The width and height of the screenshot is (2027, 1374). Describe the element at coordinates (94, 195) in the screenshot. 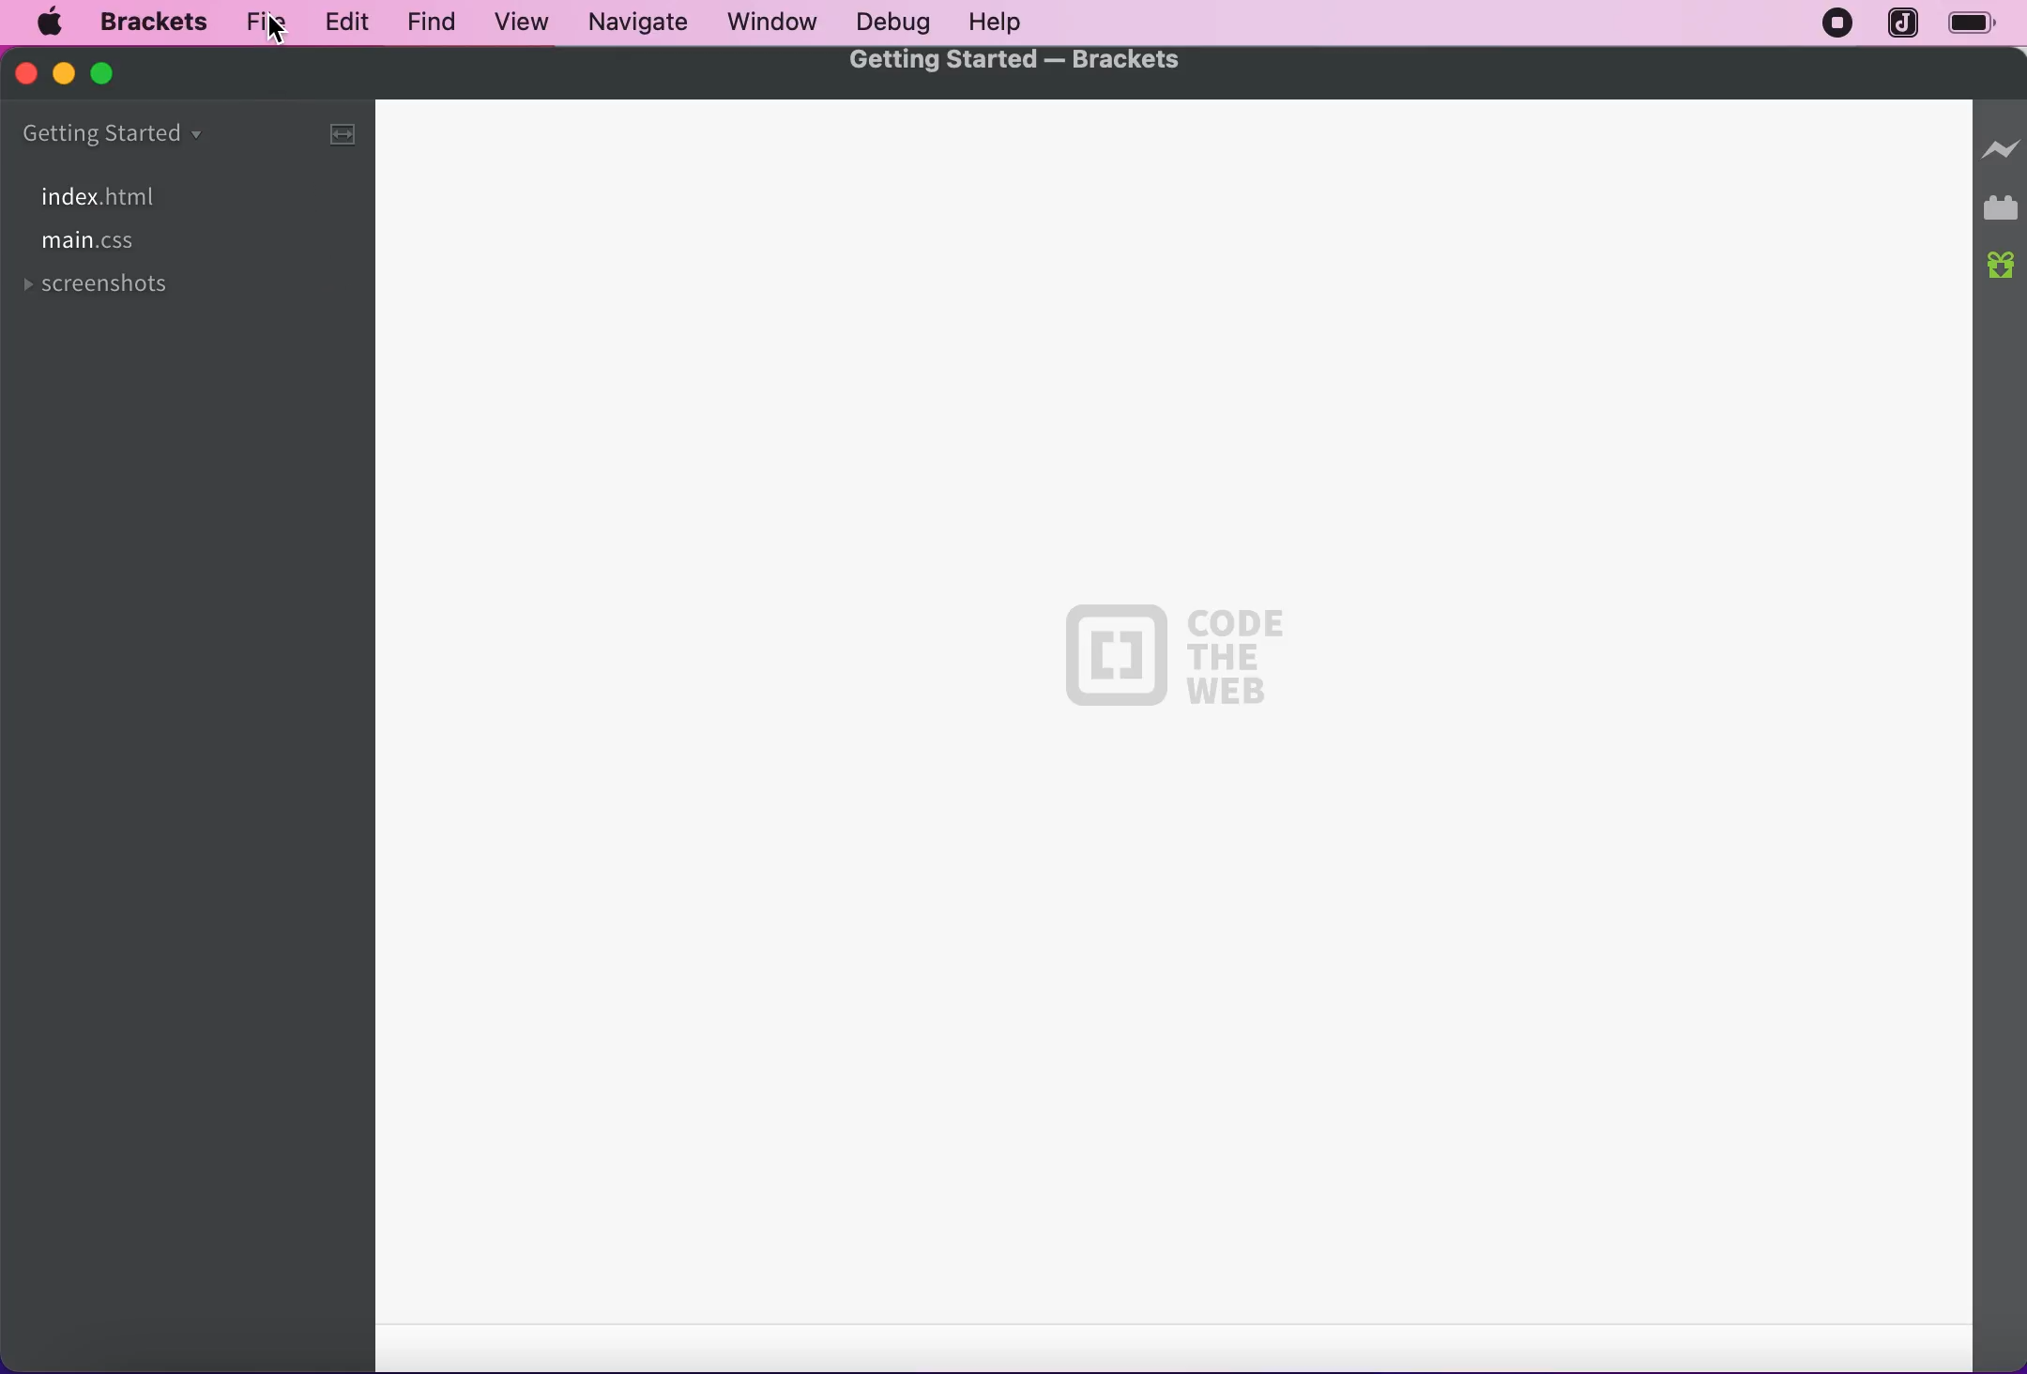

I see `index.html` at that location.